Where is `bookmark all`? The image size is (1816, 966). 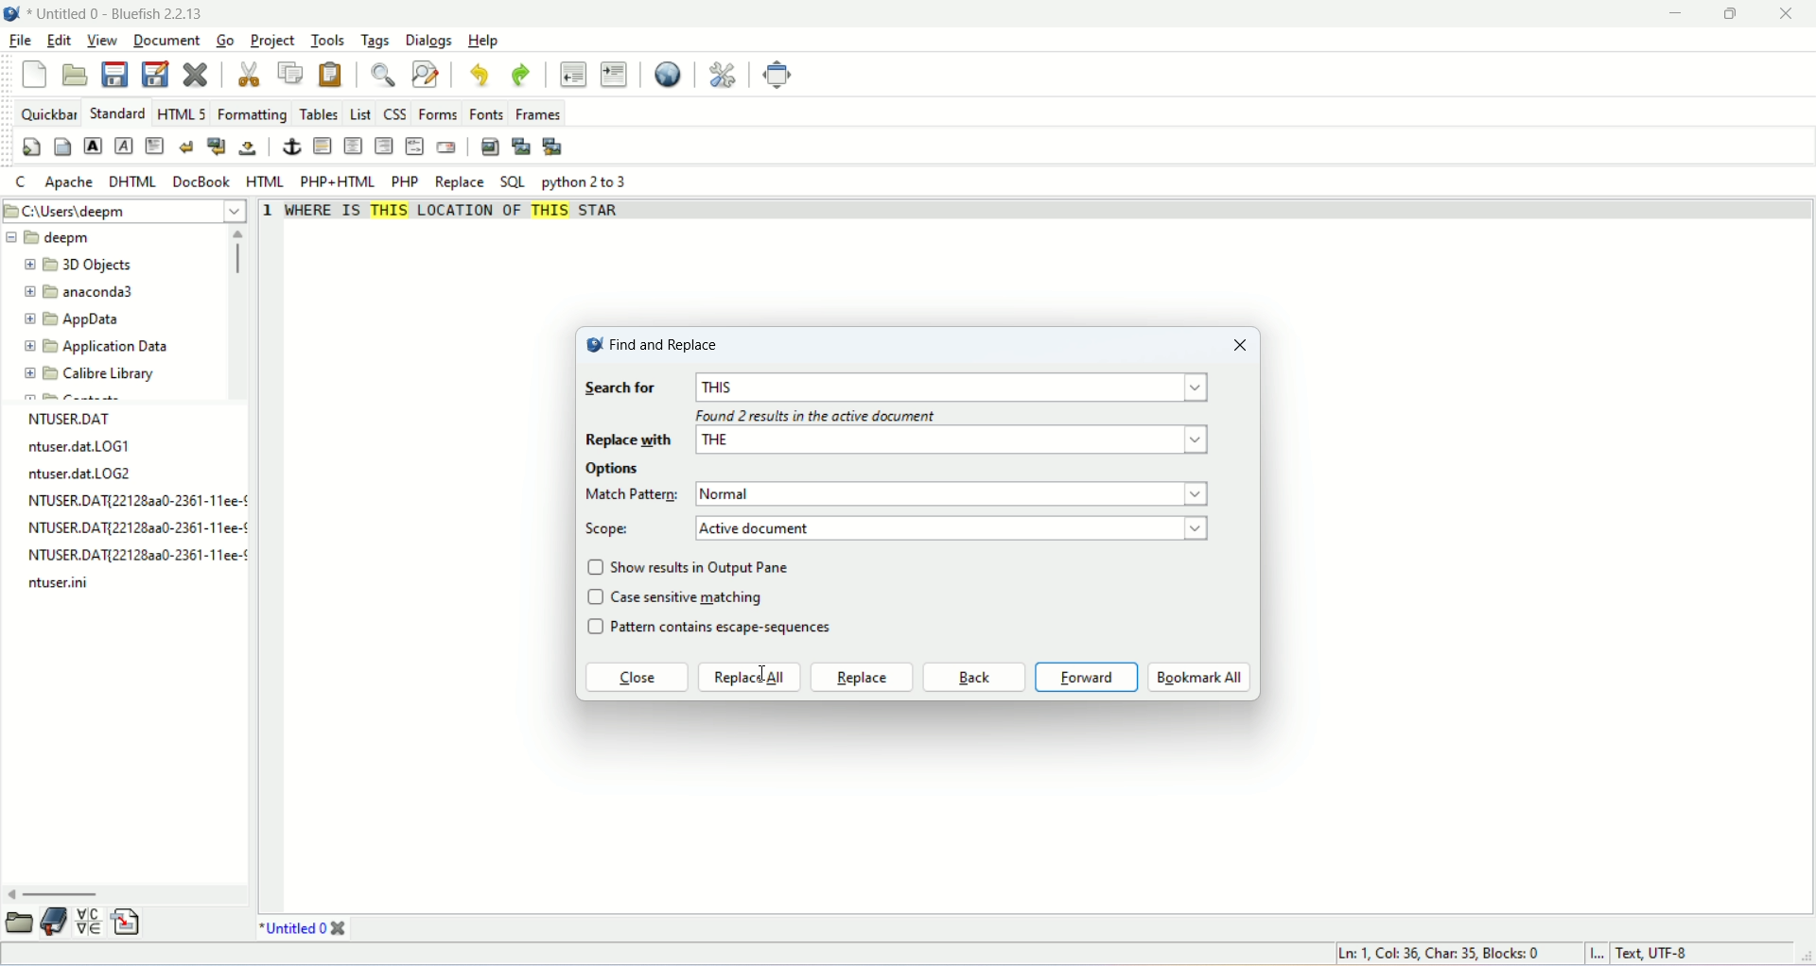
bookmark all is located at coordinates (1199, 678).